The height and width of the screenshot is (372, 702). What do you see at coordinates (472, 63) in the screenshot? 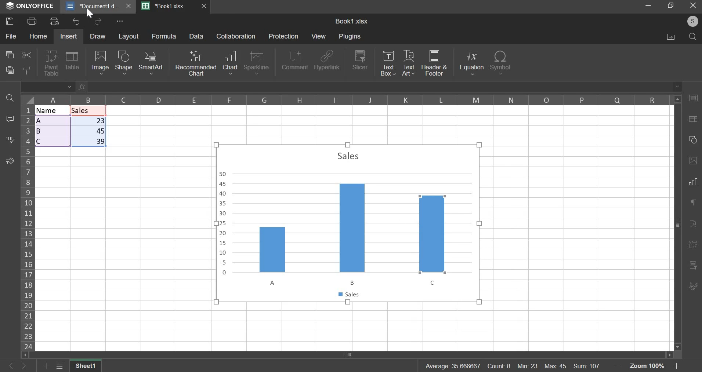
I see `equation` at bounding box center [472, 63].